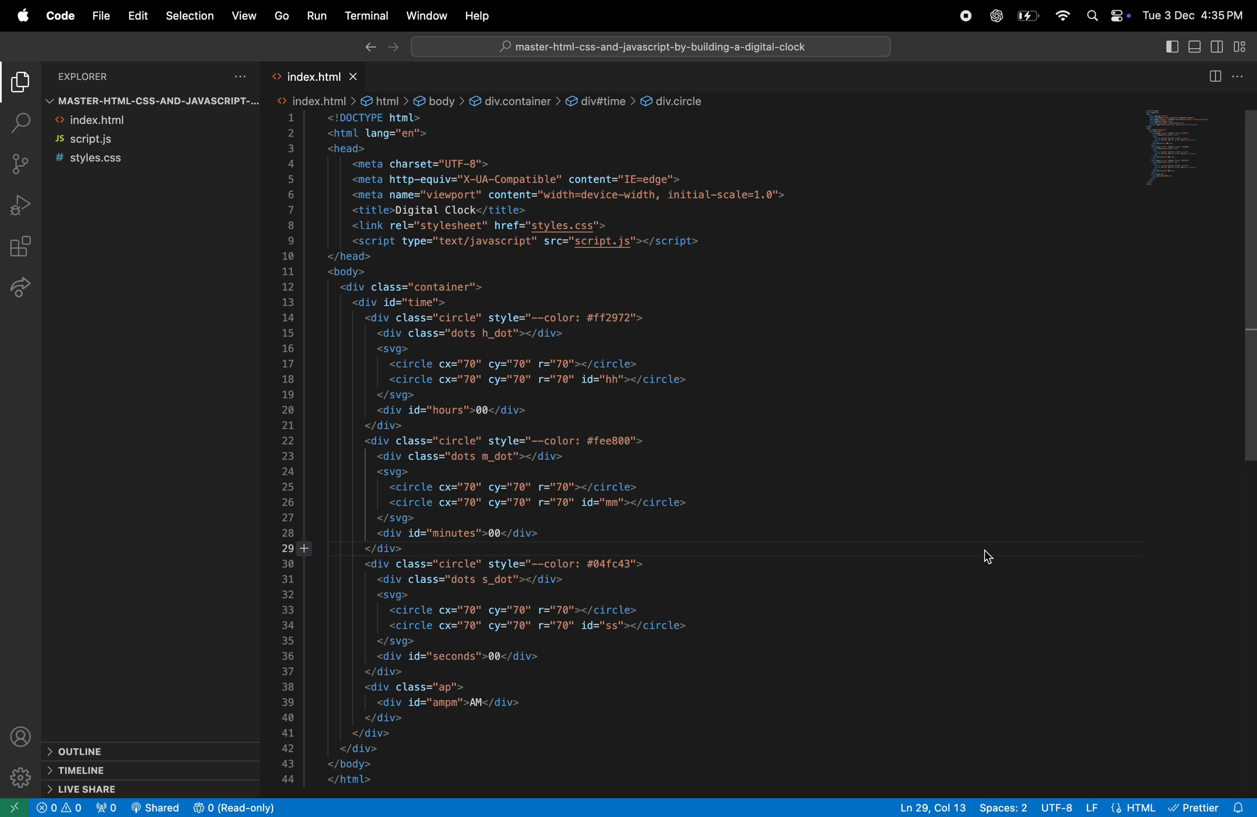 The height and width of the screenshot is (817, 1257). I want to click on explorer, so click(19, 84).